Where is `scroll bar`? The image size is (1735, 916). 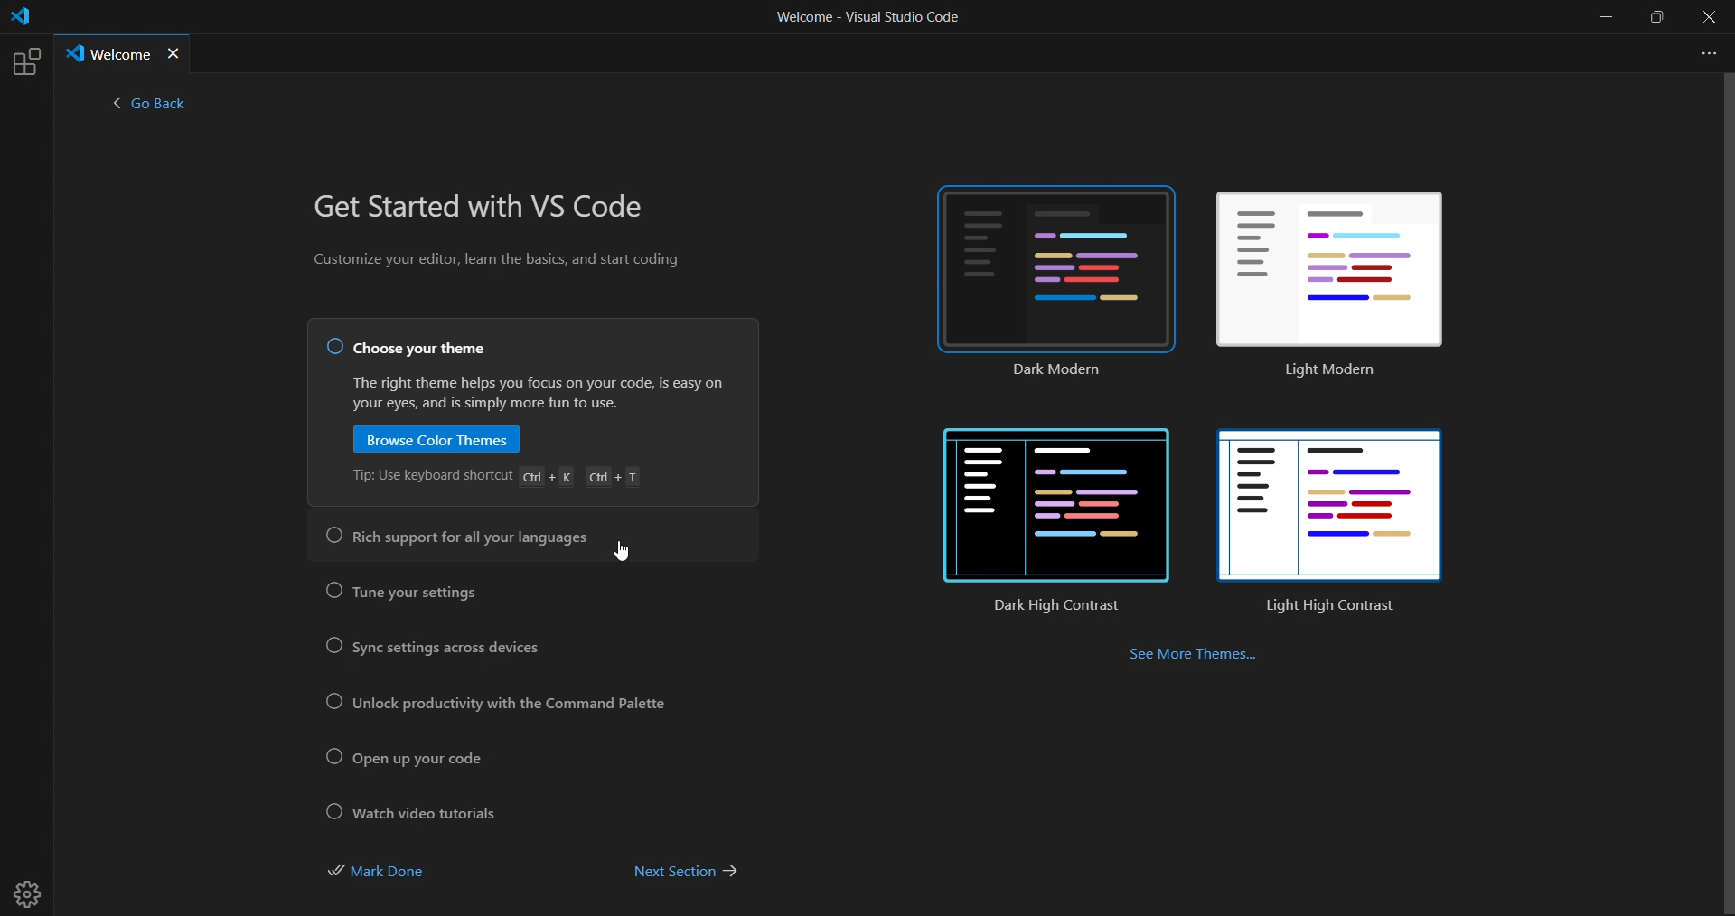
scroll bar is located at coordinates (1723, 490).